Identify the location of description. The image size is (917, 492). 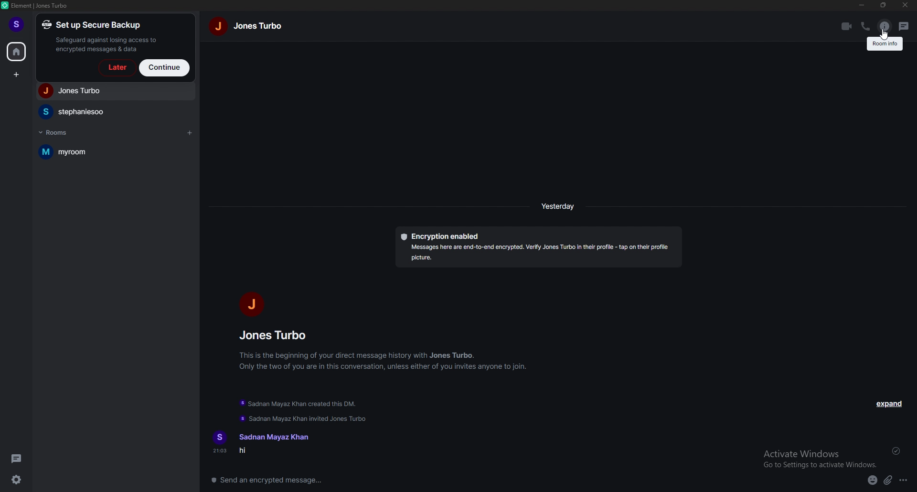
(885, 46).